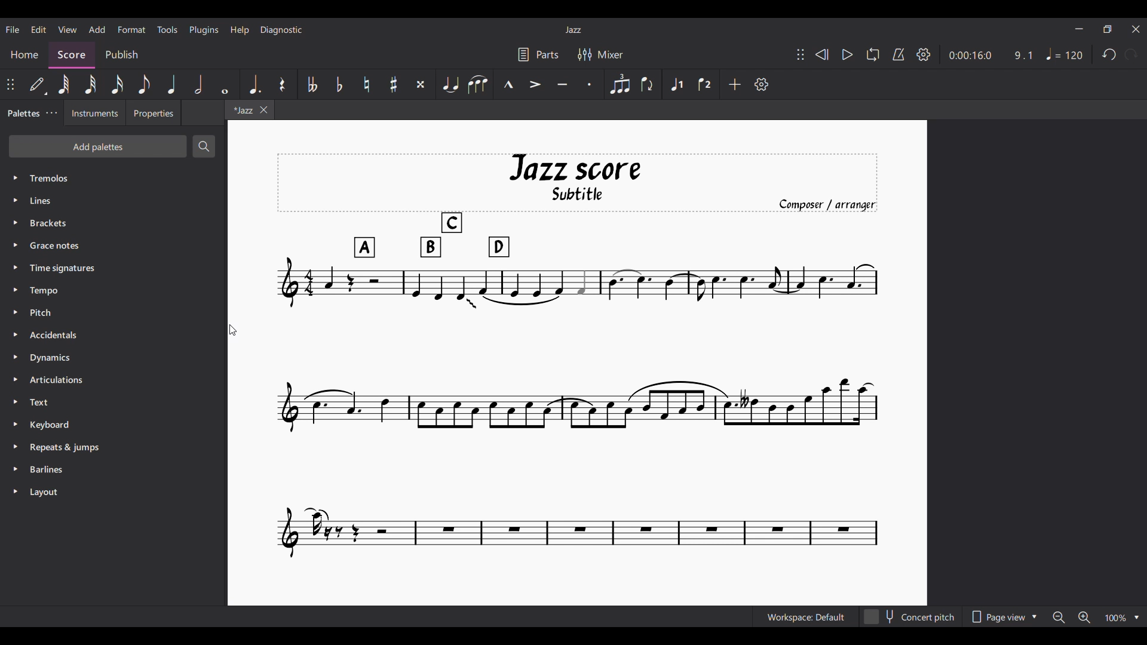  Describe the element at coordinates (172, 85) in the screenshot. I see `Quarter note` at that location.